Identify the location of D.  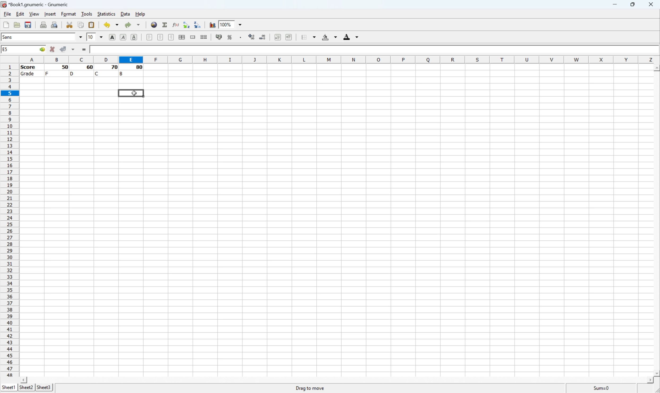
(73, 74).